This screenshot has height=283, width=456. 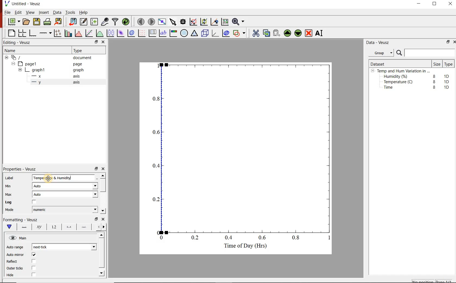 I want to click on Label, so click(x=14, y=177).